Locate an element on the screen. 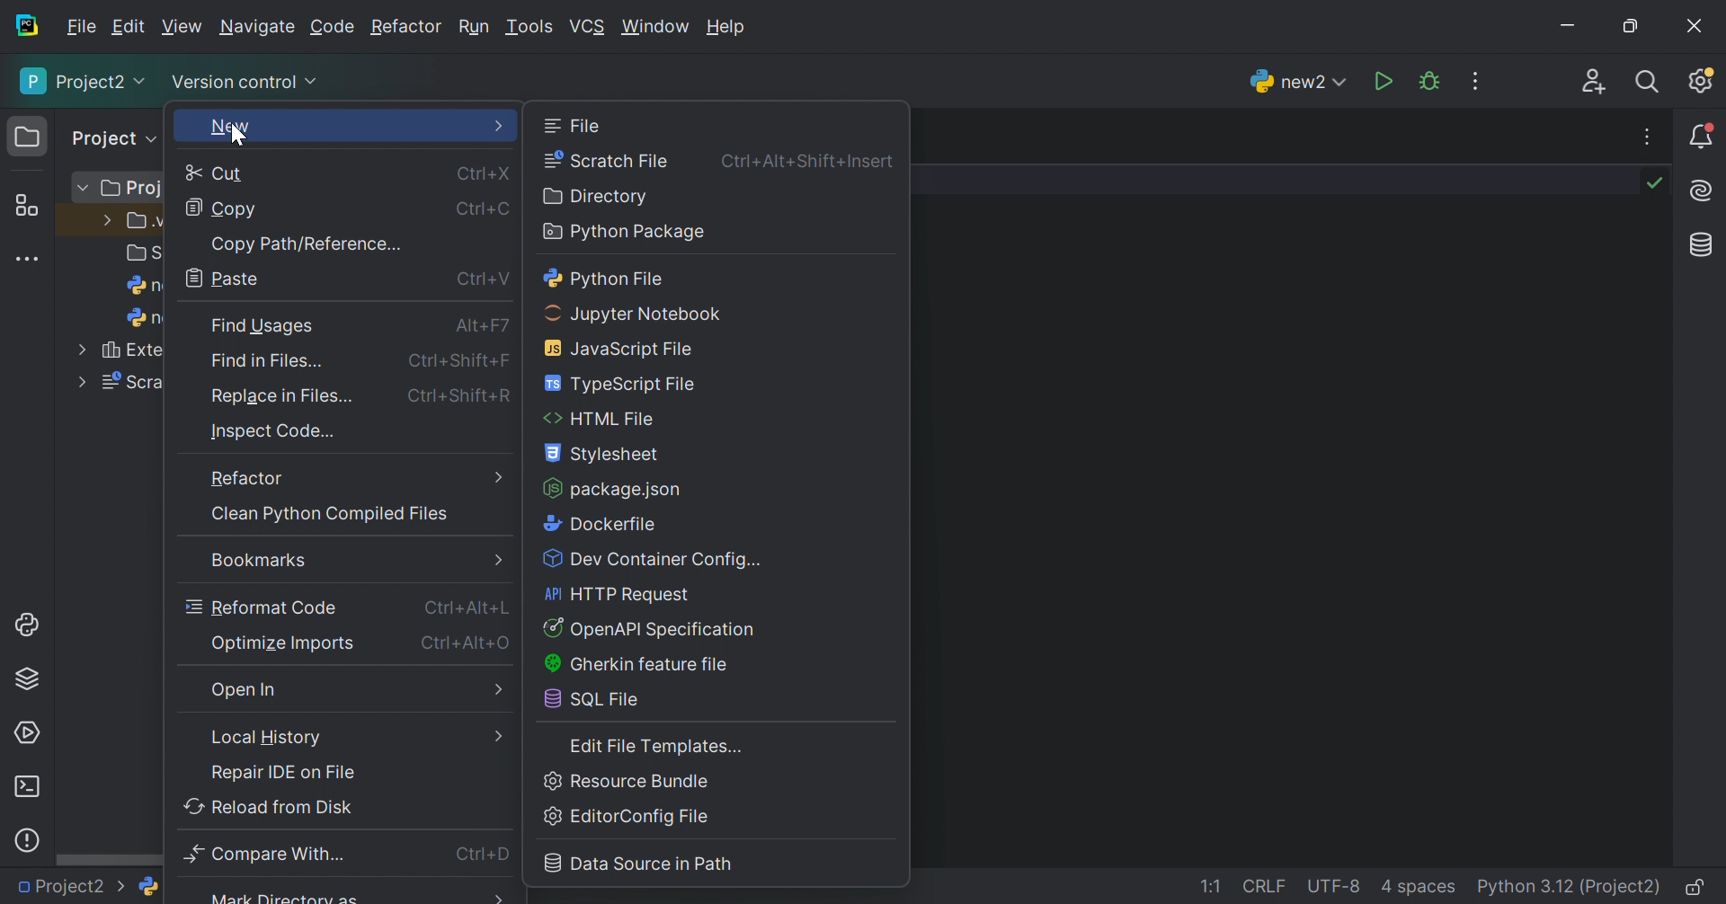 This screenshot has width=1726, height=904. Run is located at coordinates (1384, 82).